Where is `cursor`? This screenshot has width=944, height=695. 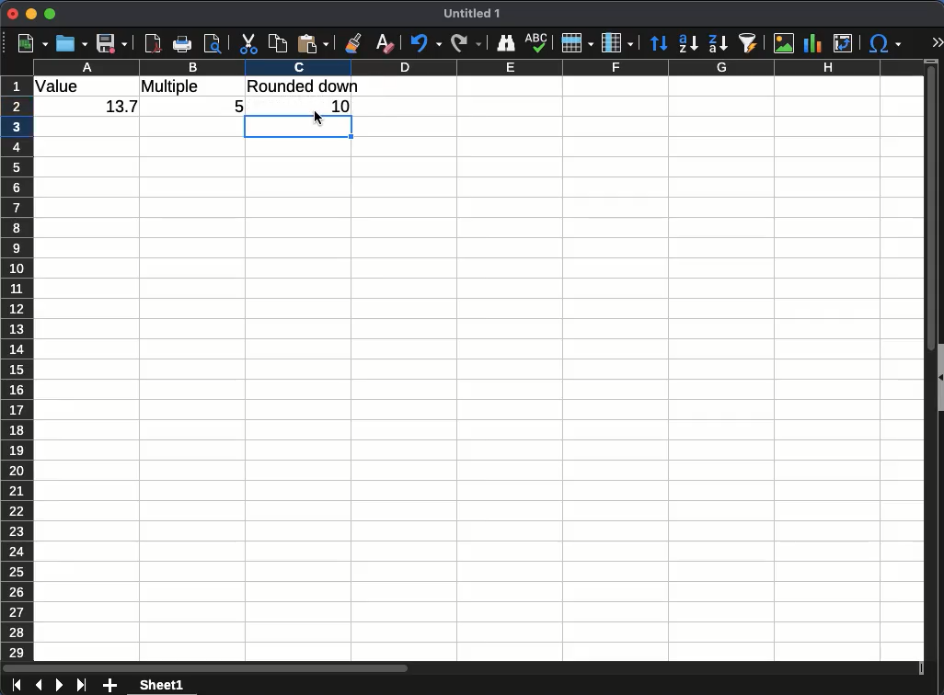 cursor is located at coordinates (318, 117).